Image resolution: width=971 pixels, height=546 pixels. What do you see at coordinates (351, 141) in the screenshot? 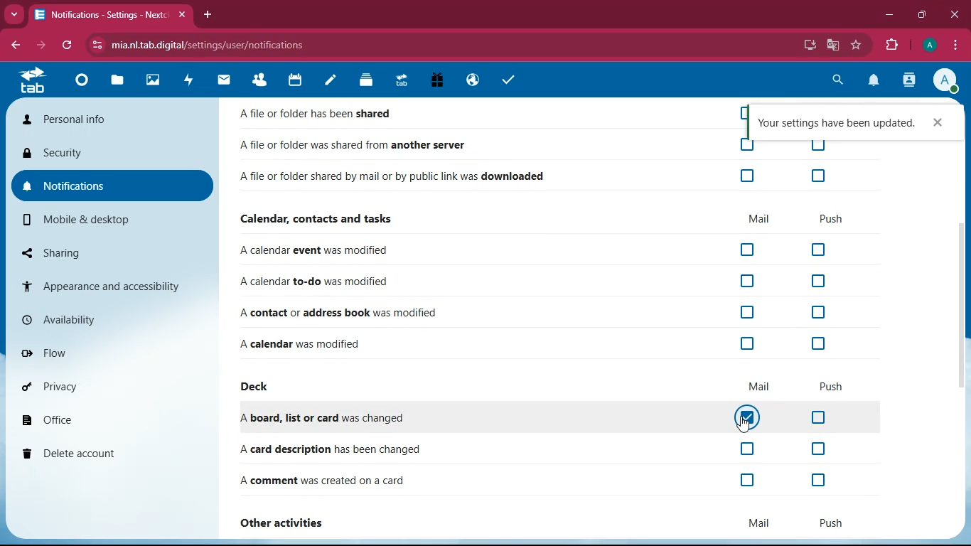
I see `A file or folder was shared from another server` at bounding box center [351, 141].